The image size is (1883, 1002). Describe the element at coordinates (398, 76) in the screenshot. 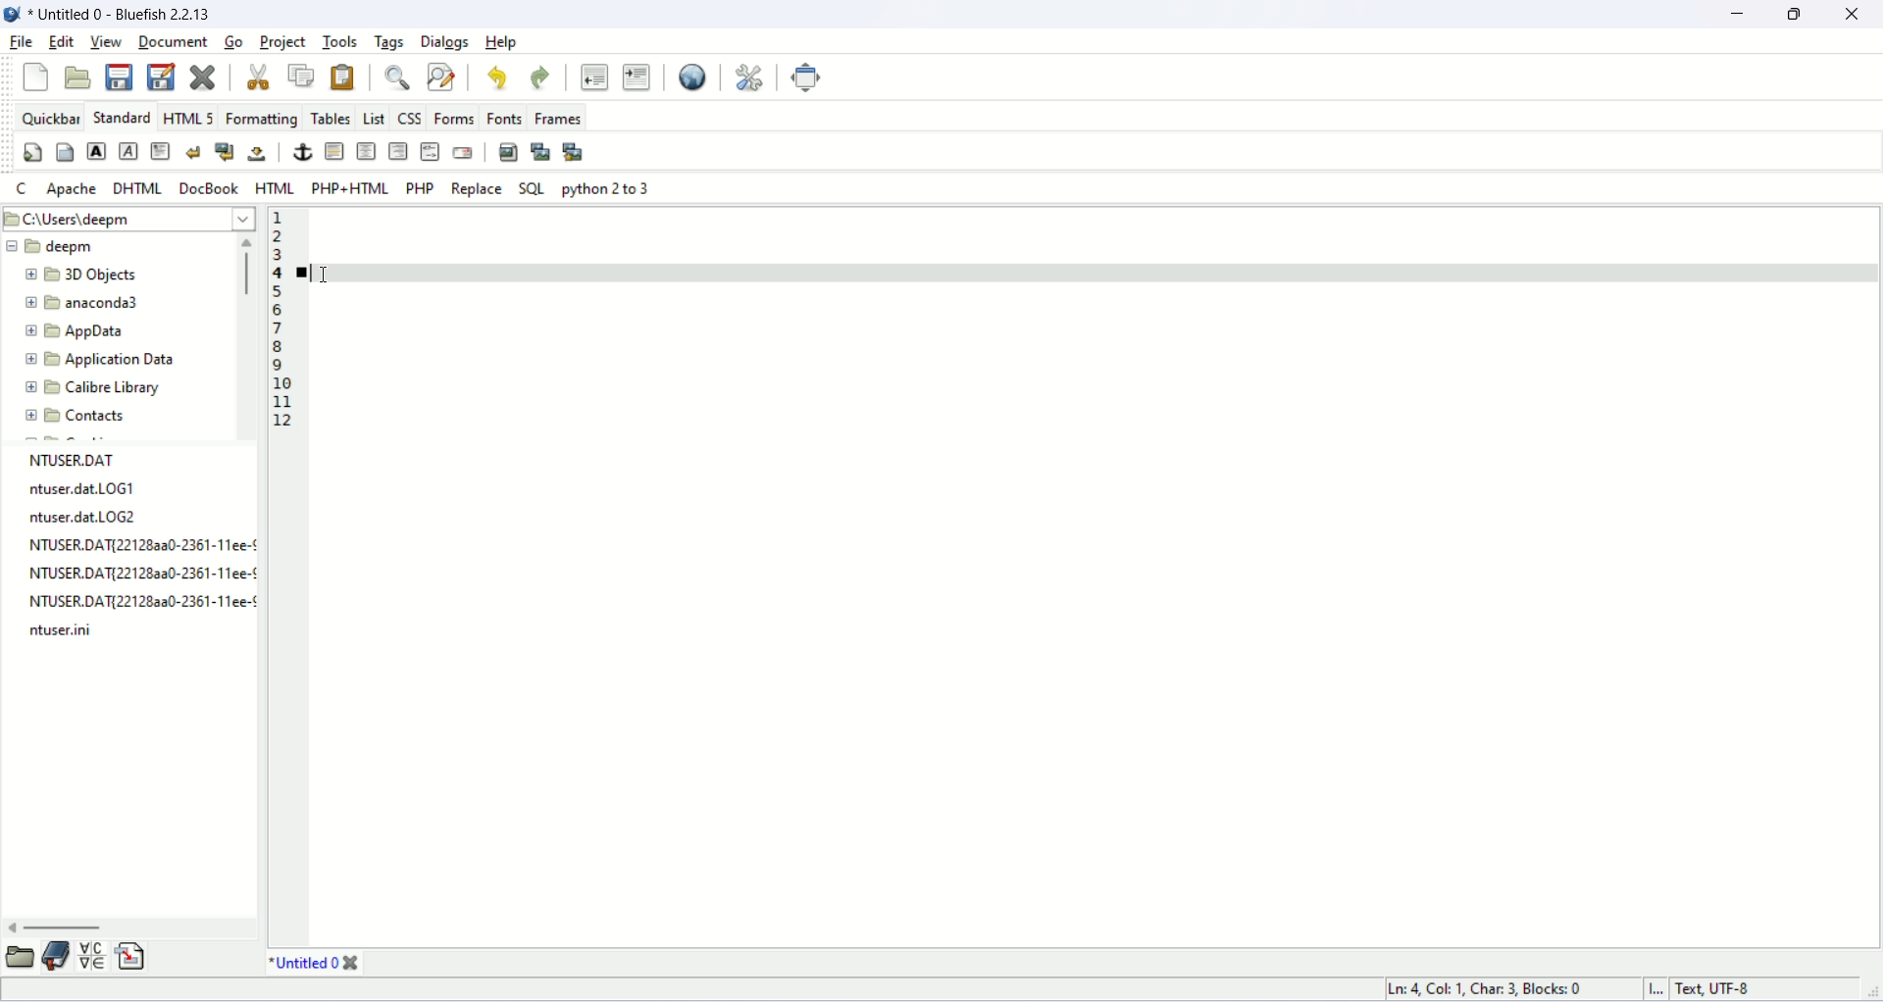

I see `show find bar` at that location.